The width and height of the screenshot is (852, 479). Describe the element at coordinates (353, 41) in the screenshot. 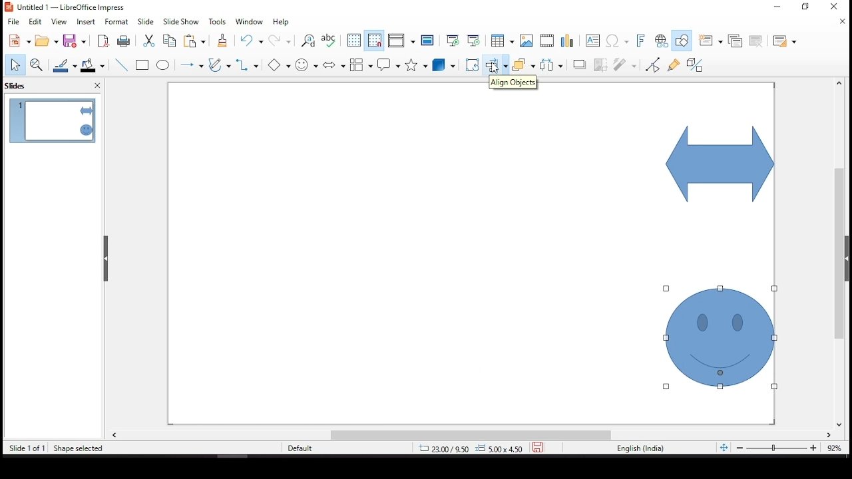

I see `display grid` at that location.